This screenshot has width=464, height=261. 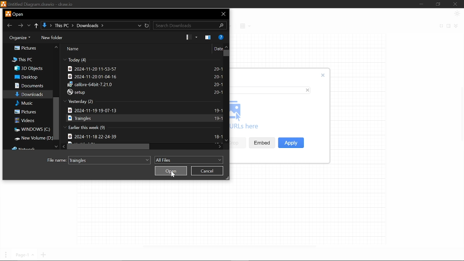 I want to click on Horizontal scrollbar for files in "Download", so click(x=108, y=146).